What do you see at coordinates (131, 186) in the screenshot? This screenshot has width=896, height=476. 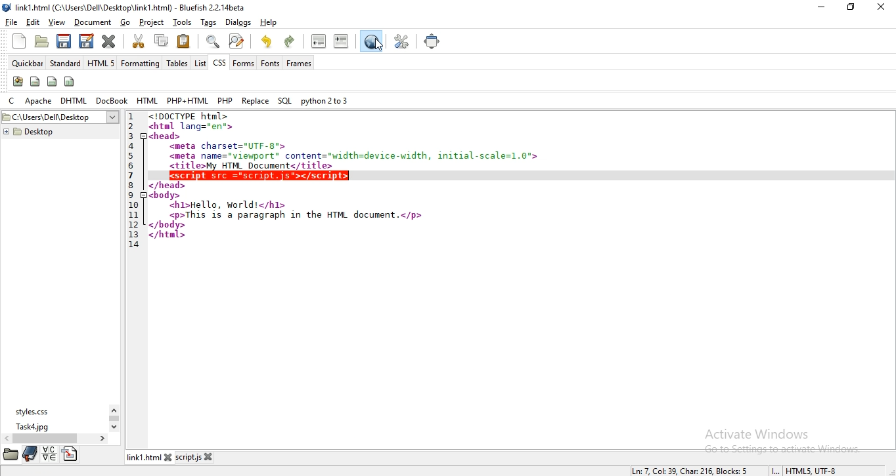 I see `8` at bounding box center [131, 186].